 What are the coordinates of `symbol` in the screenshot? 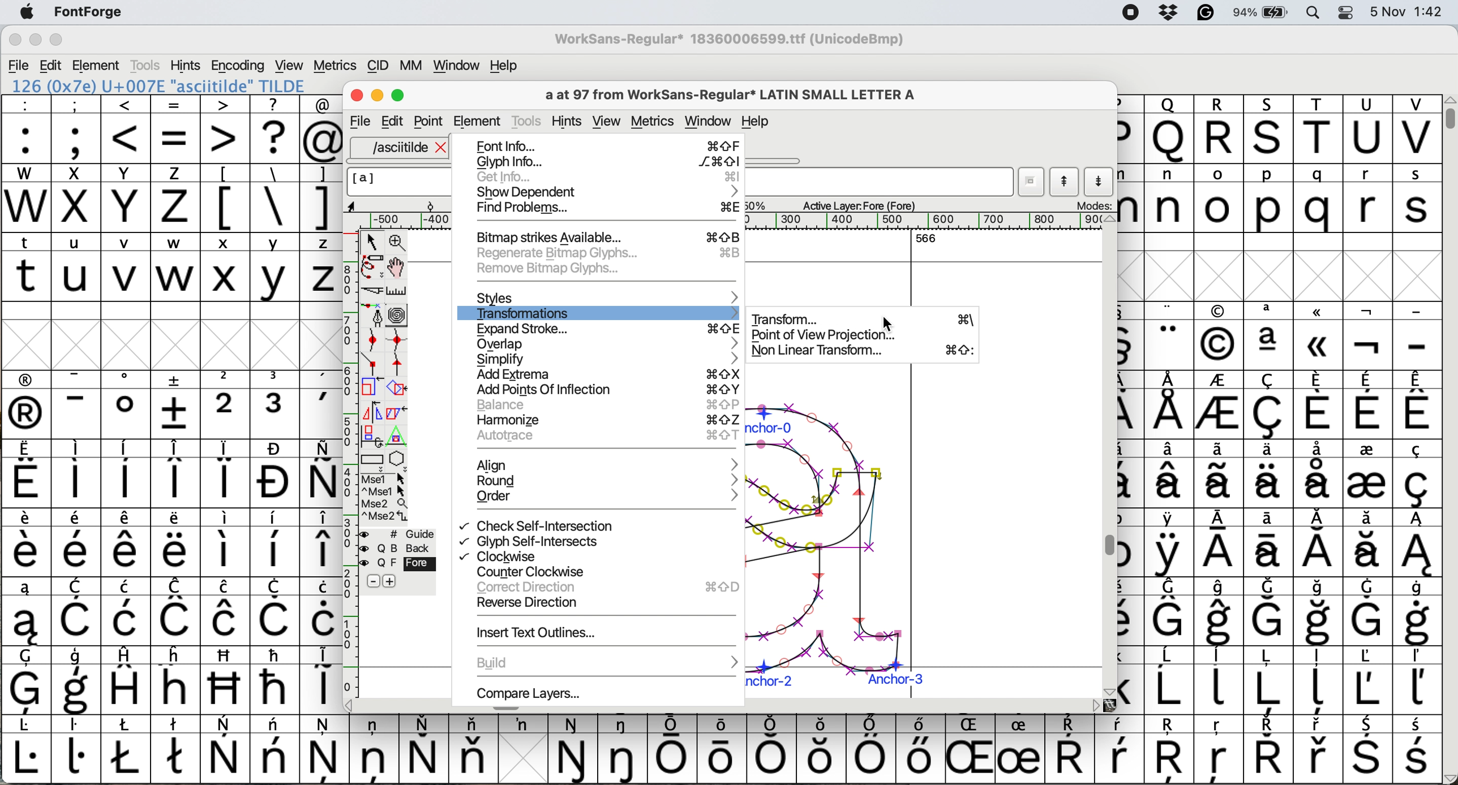 It's located at (1170, 680).